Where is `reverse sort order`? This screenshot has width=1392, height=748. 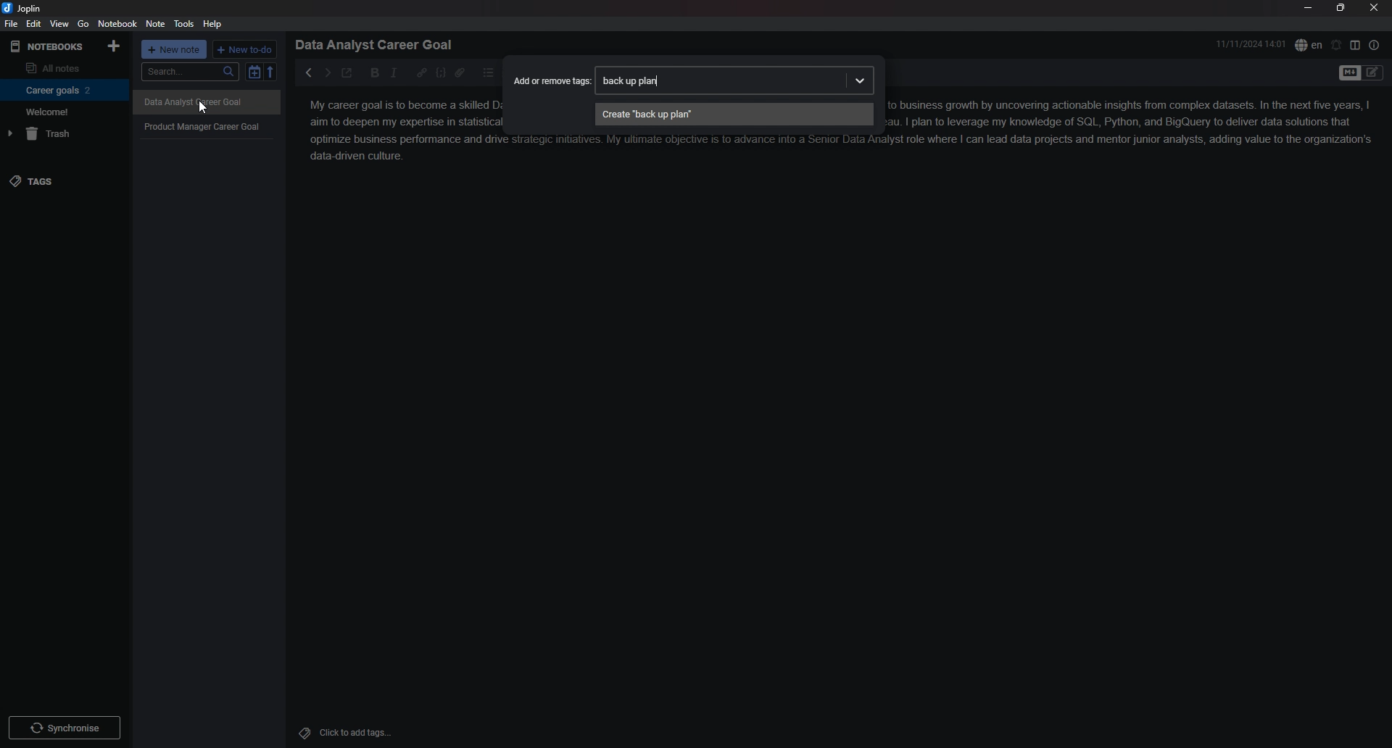 reverse sort order is located at coordinates (271, 71).